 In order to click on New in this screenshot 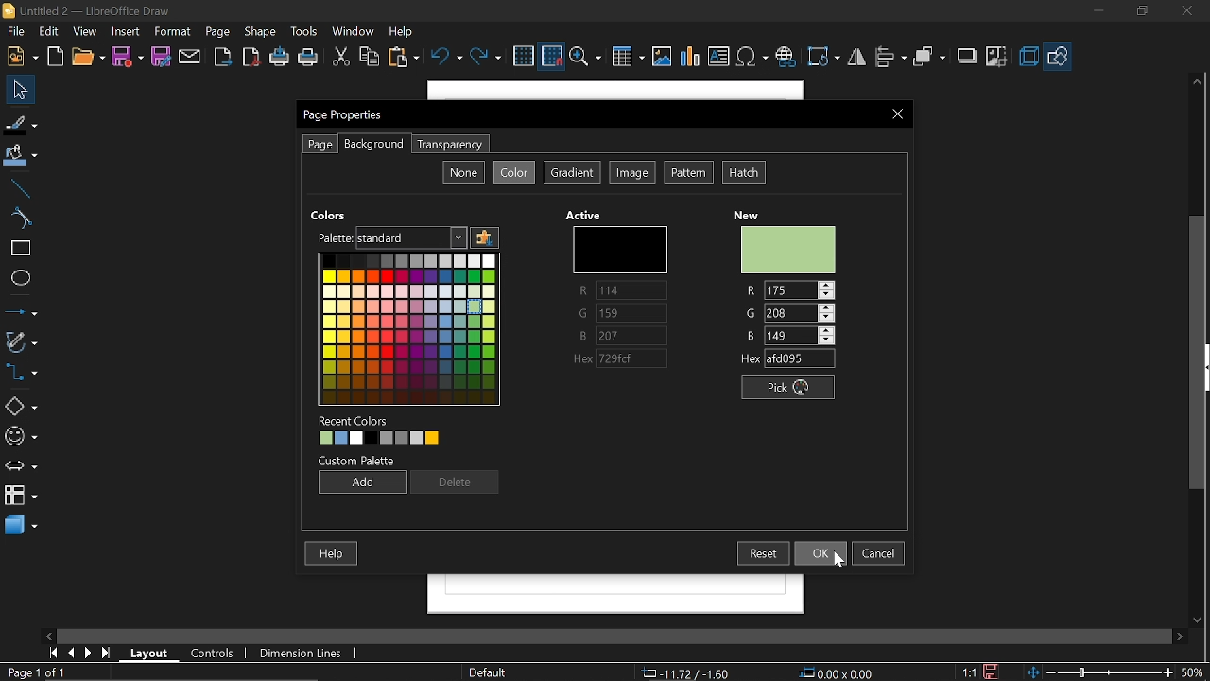, I will do `click(23, 57)`.